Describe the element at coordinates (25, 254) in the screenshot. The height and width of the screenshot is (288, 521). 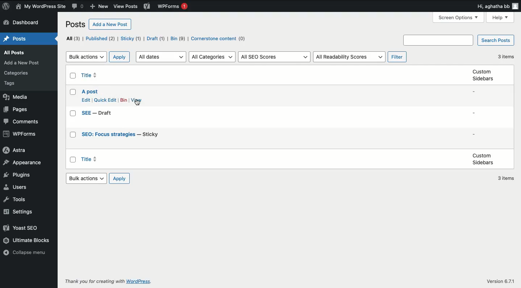
I see `Collapse menu` at that location.